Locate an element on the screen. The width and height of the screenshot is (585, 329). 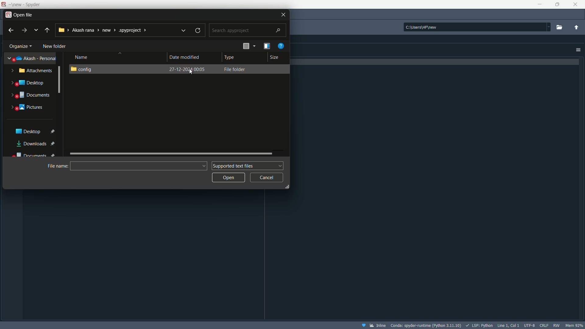
back is located at coordinates (47, 30).